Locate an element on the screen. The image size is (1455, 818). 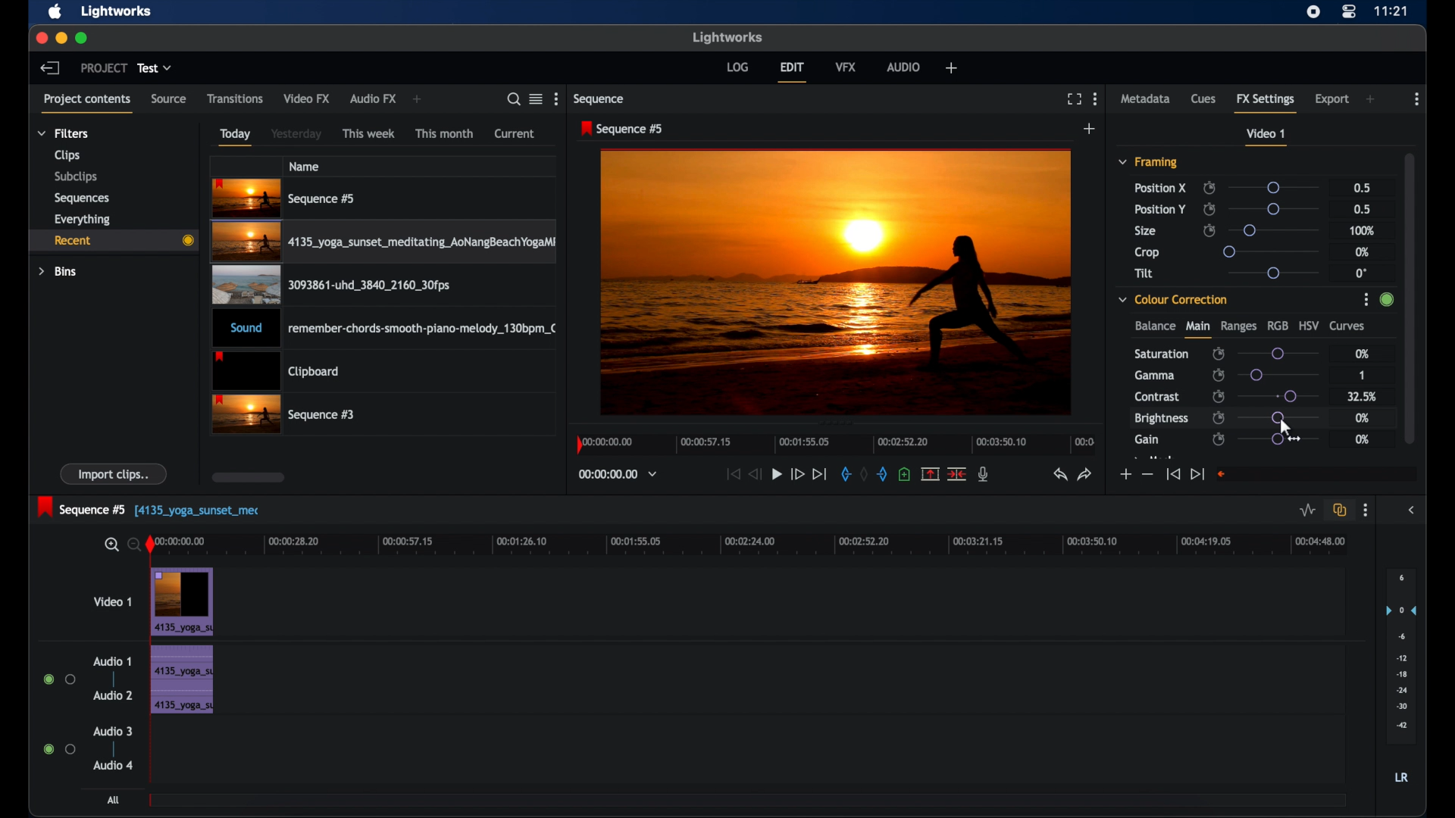
enable/disable keyframes is located at coordinates (1209, 209).